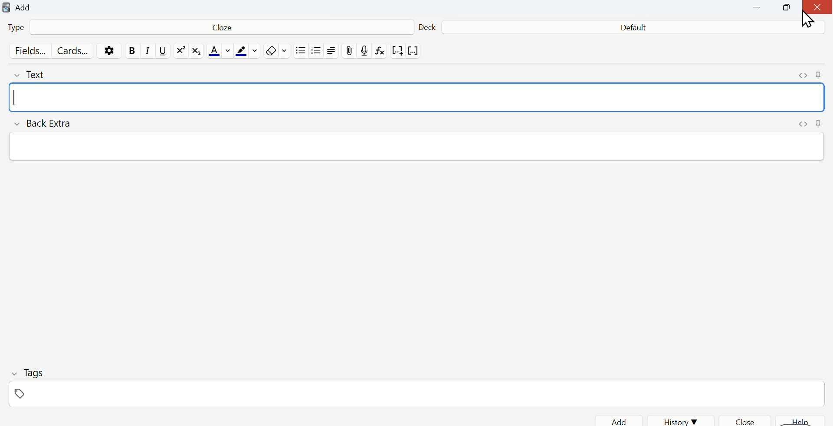 The width and height of the screenshot is (833, 426). What do you see at coordinates (381, 52) in the screenshot?
I see `formula` at bounding box center [381, 52].